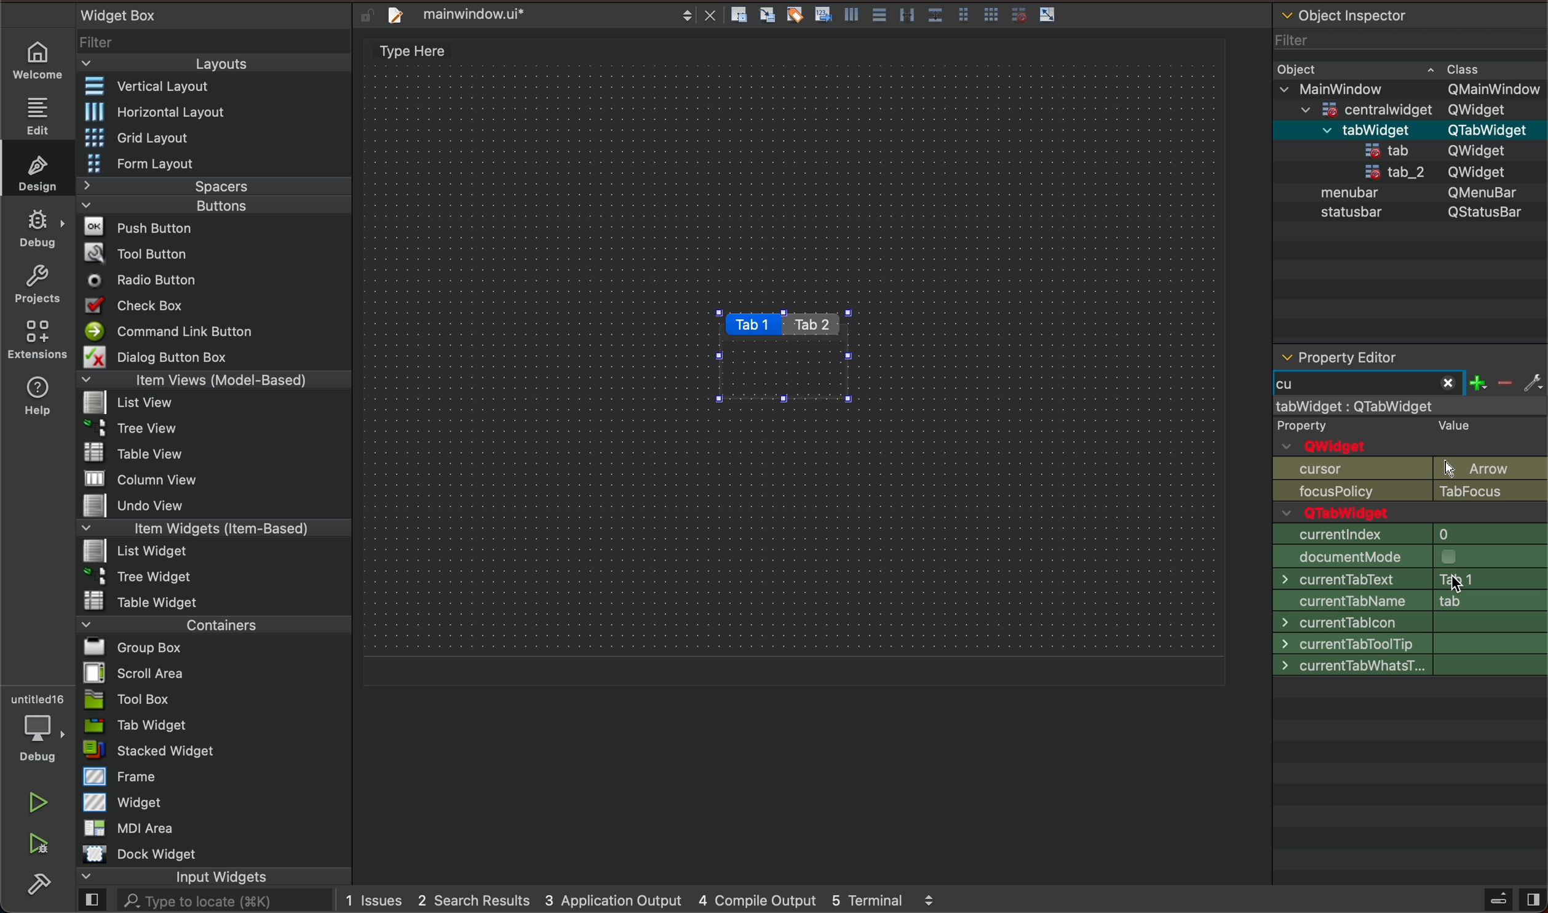 This screenshot has height=913, width=1548. What do you see at coordinates (114, 776) in the screenshot?
I see `Frame` at bounding box center [114, 776].